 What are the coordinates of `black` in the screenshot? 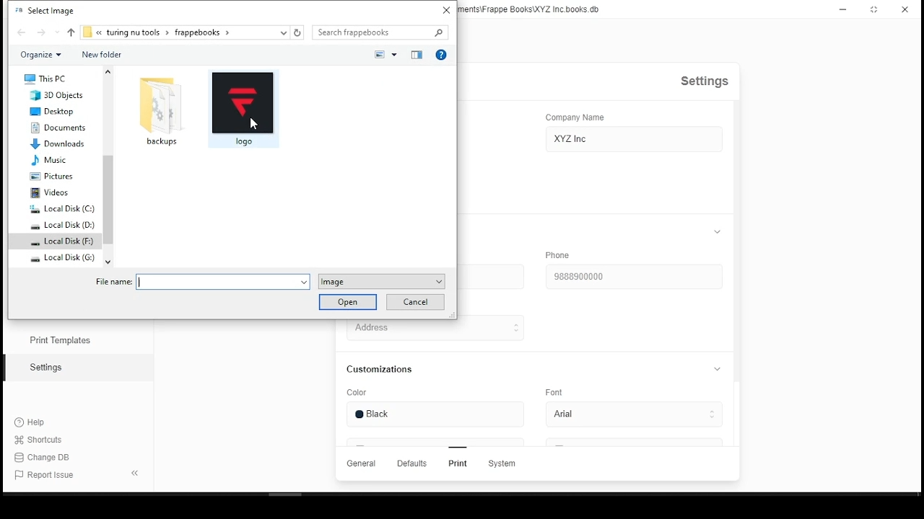 It's located at (385, 414).